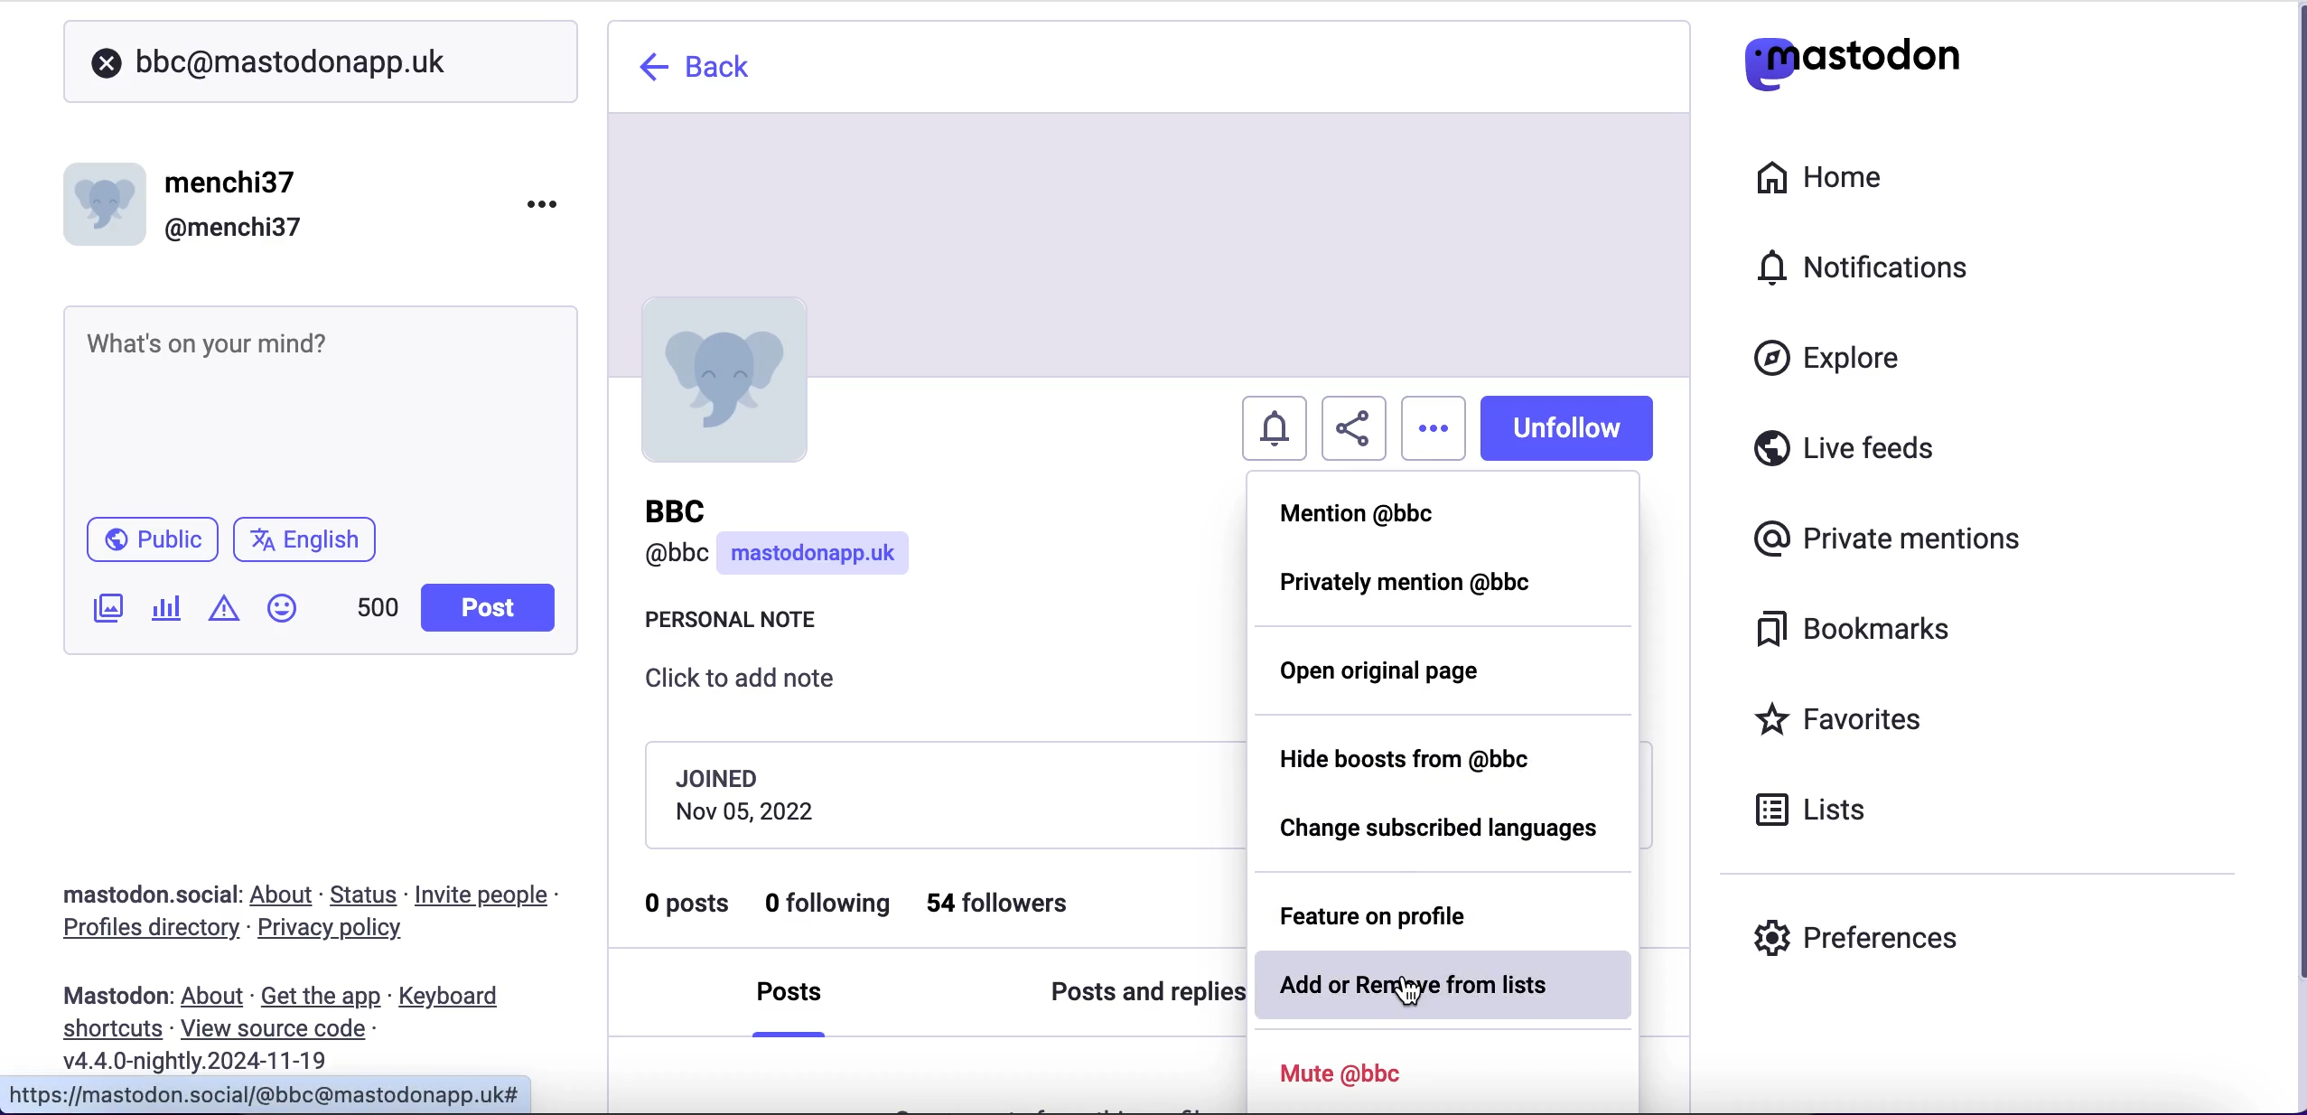 The width and height of the screenshot is (2307, 1115). What do you see at coordinates (322, 407) in the screenshot?
I see `post what's n your mind` at bounding box center [322, 407].